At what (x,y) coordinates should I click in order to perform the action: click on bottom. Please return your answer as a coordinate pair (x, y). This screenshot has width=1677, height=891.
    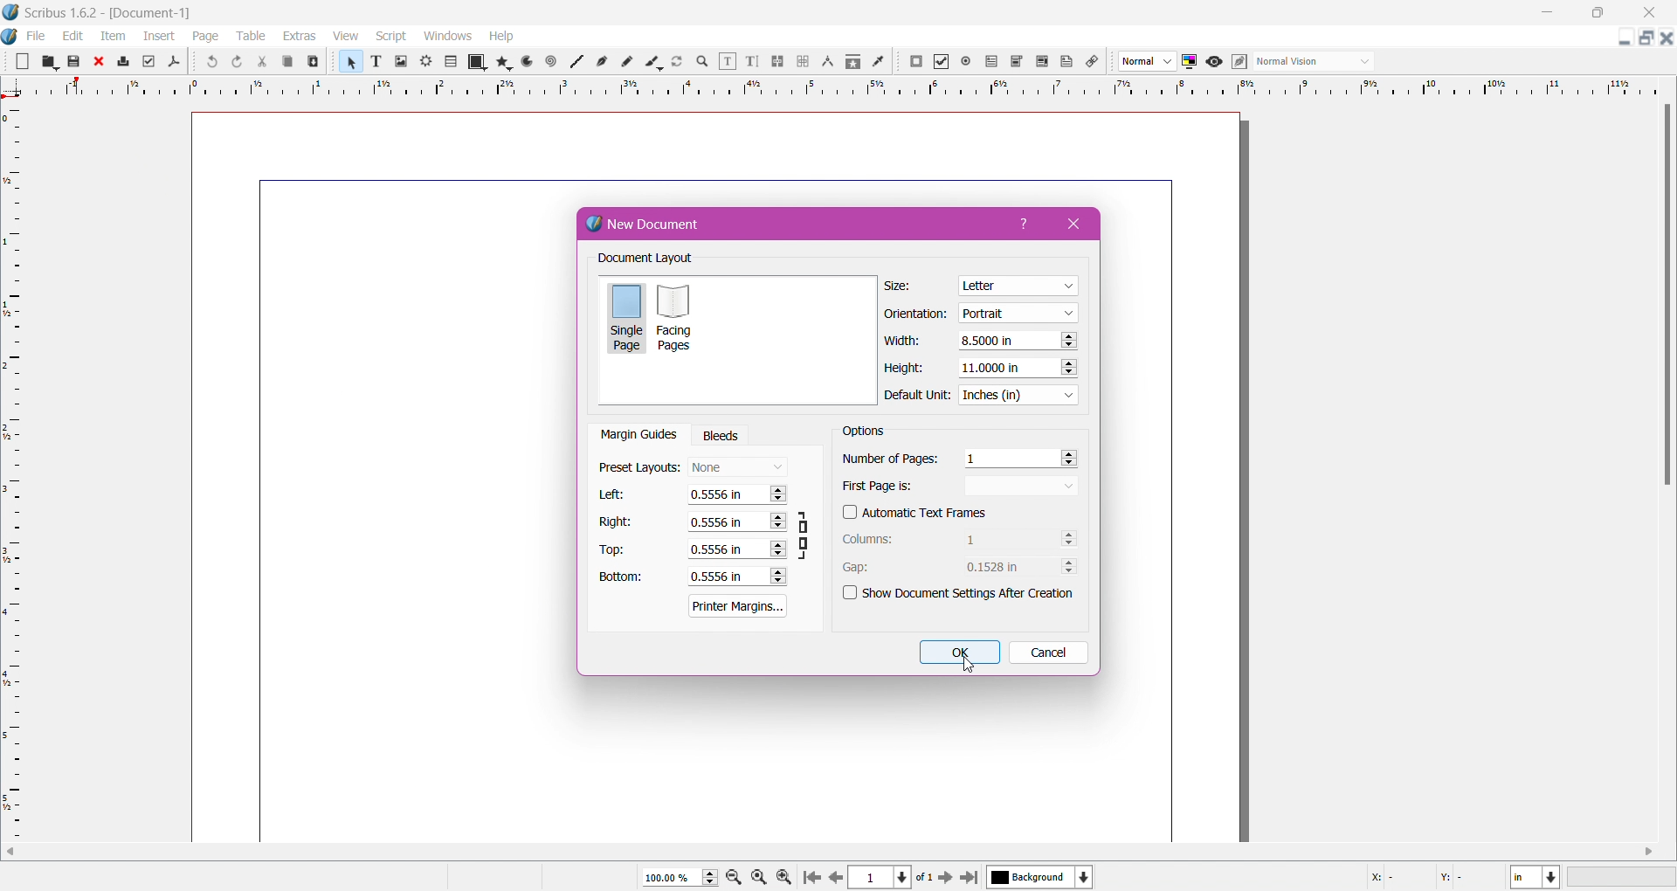
    Looking at the image, I should click on (624, 577).